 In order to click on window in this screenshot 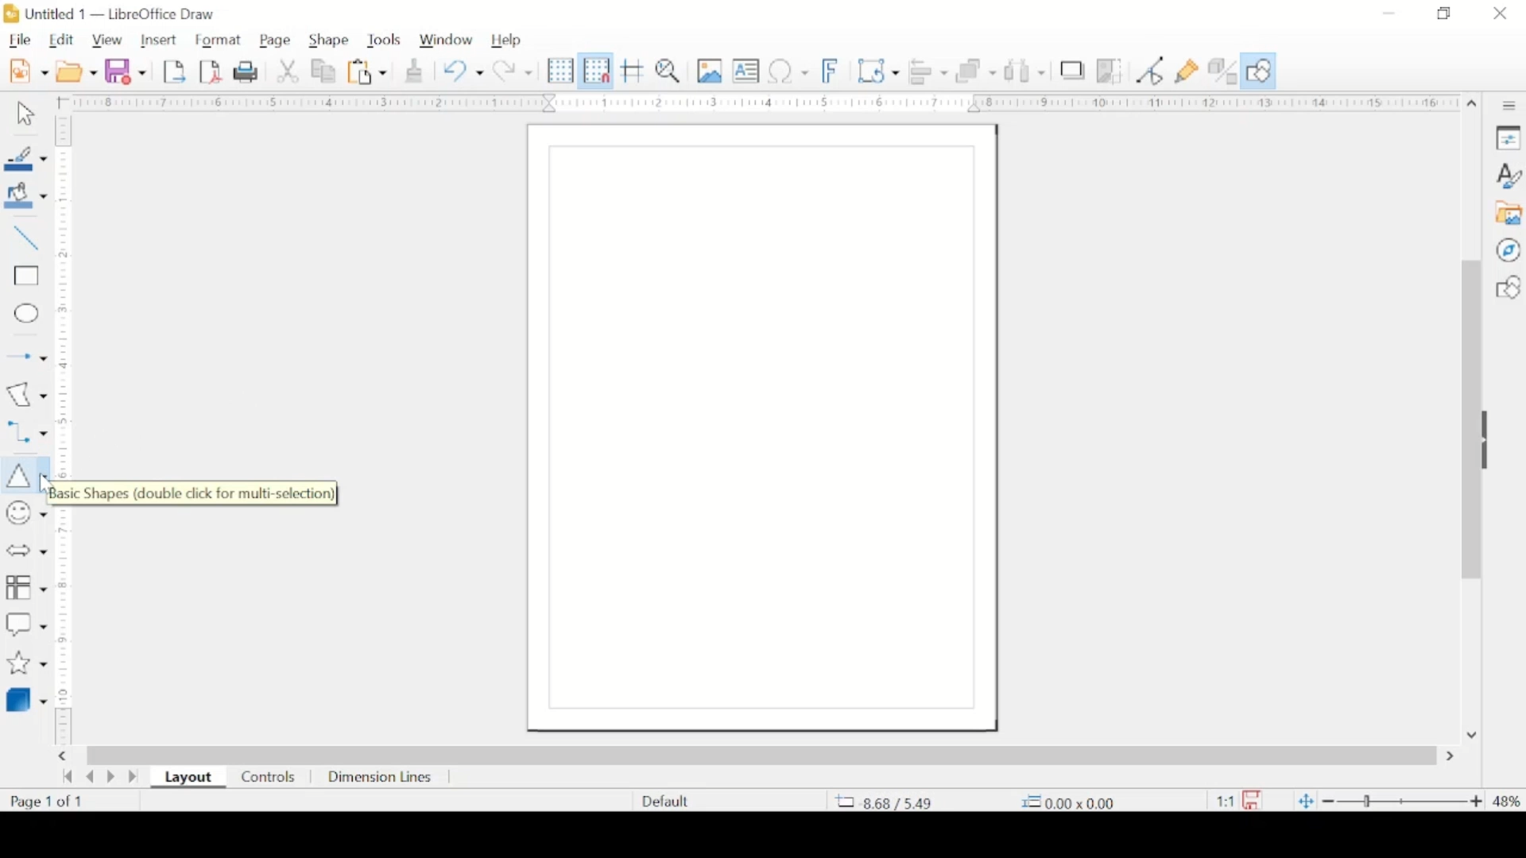, I will do `click(446, 38)`.